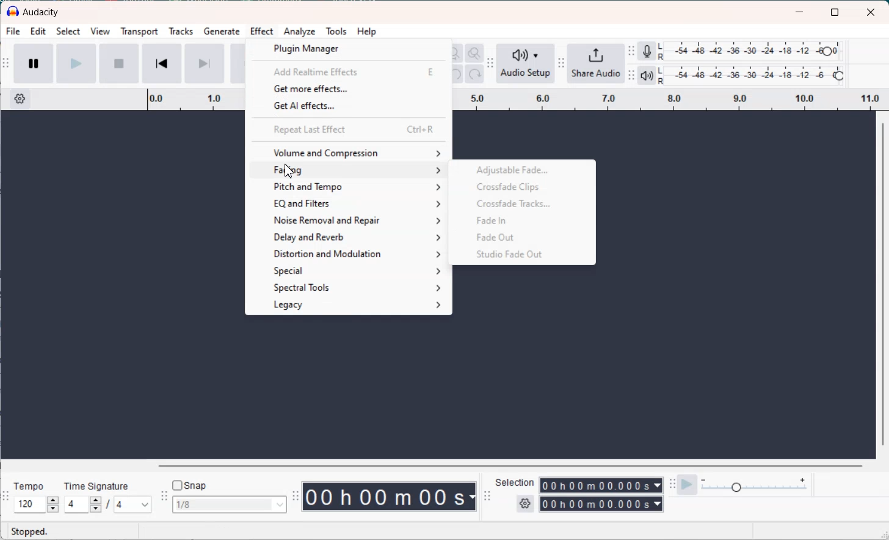 This screenshot has height=540, width=889. What do you see at coordinates (349, 188) in the screenshot?
I see `Pitch and Tempo` at bounding box center [349, 188].